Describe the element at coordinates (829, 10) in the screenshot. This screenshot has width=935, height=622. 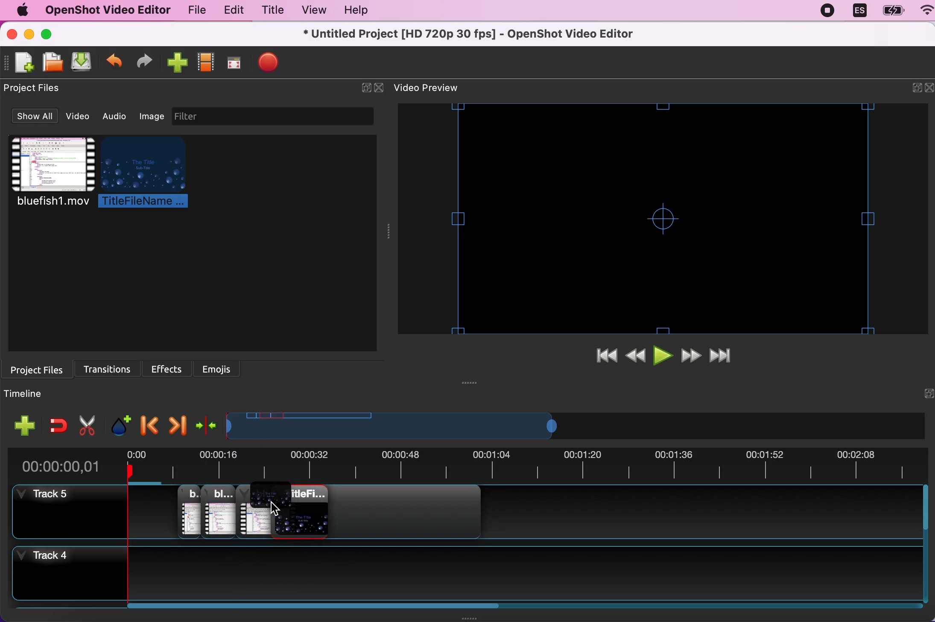
I see `recording stopped` at that location.